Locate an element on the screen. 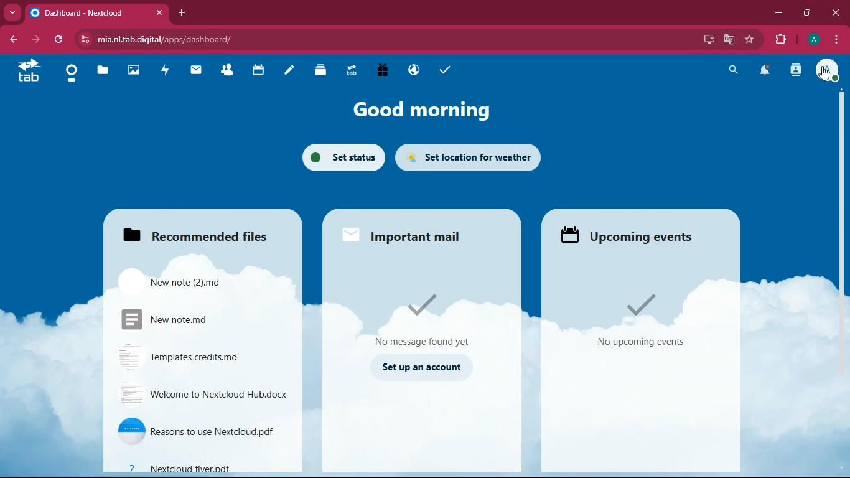  minimize is located at coordinates (780, 15).